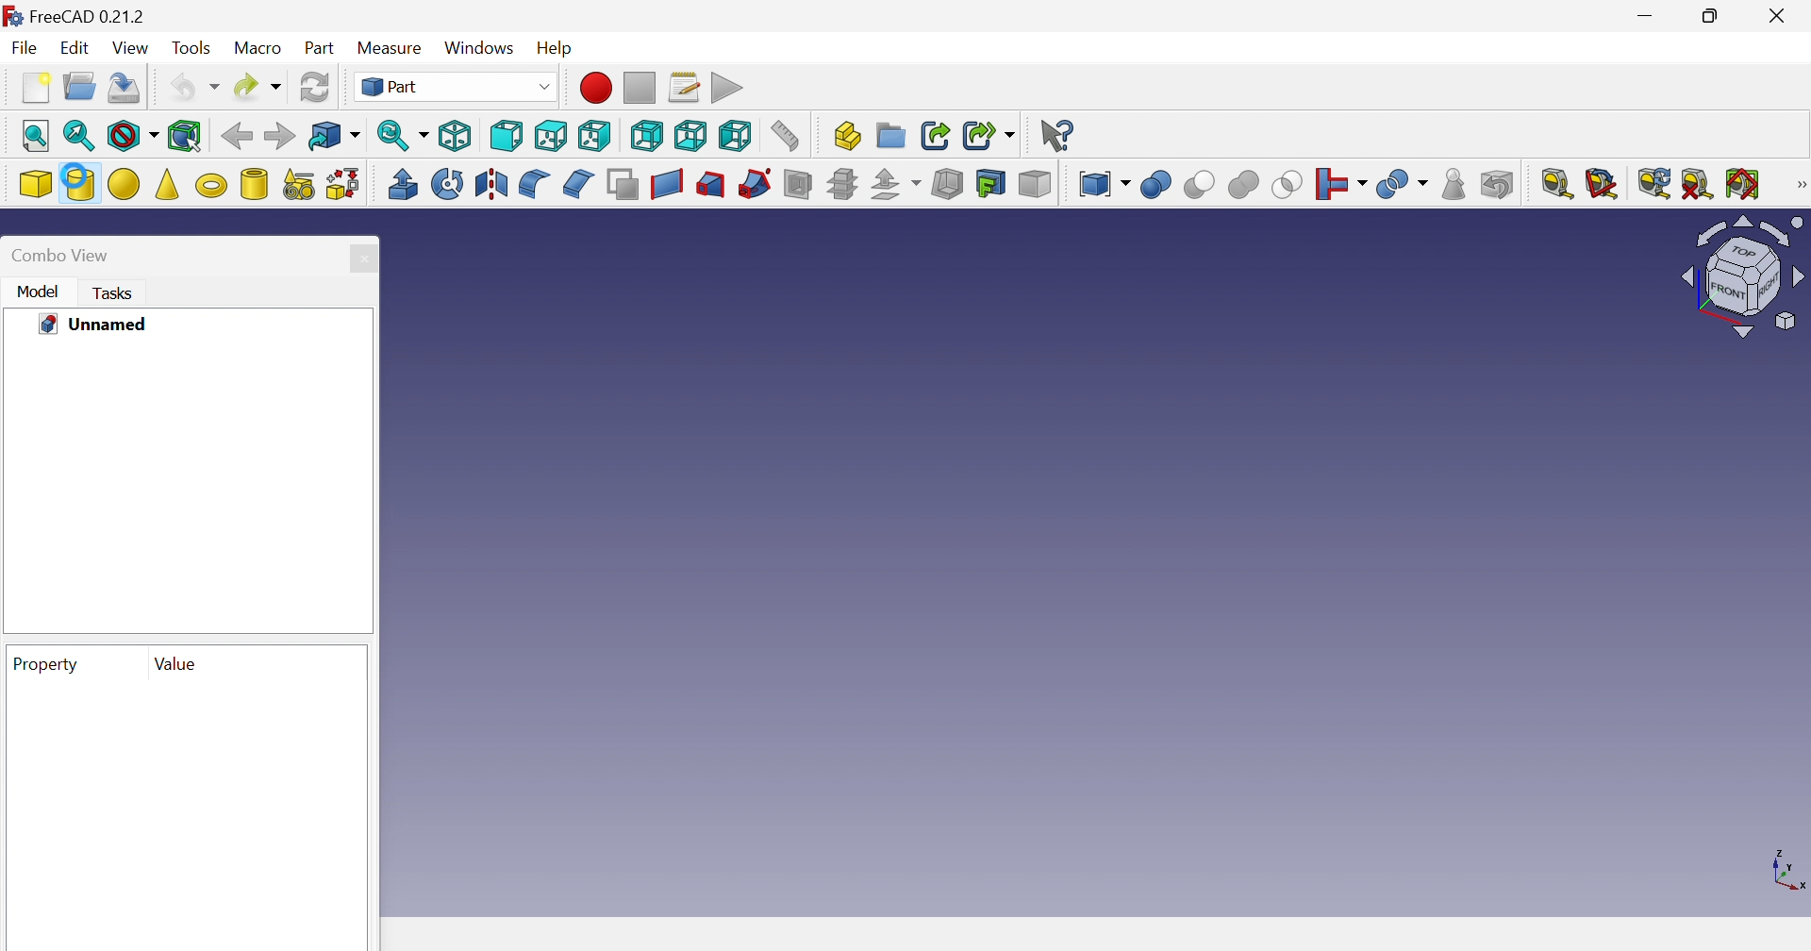 The width and height of the screenshot is (1811, 951). What do you see at coordinates (402, 184) in the screenshot?
I see `Extrude` at bounding box center [402, 184].